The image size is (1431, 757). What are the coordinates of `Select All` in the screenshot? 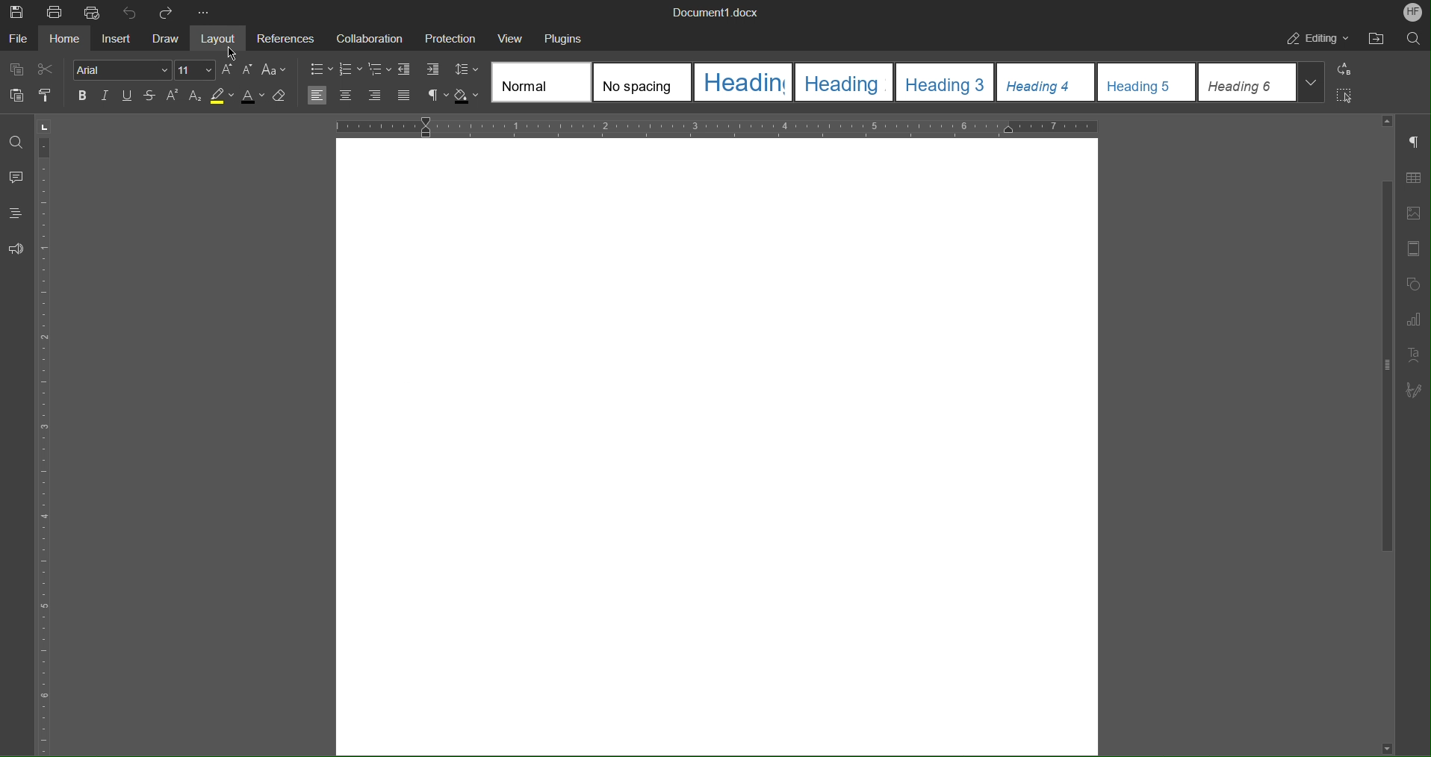 It's located at (1344, 95).